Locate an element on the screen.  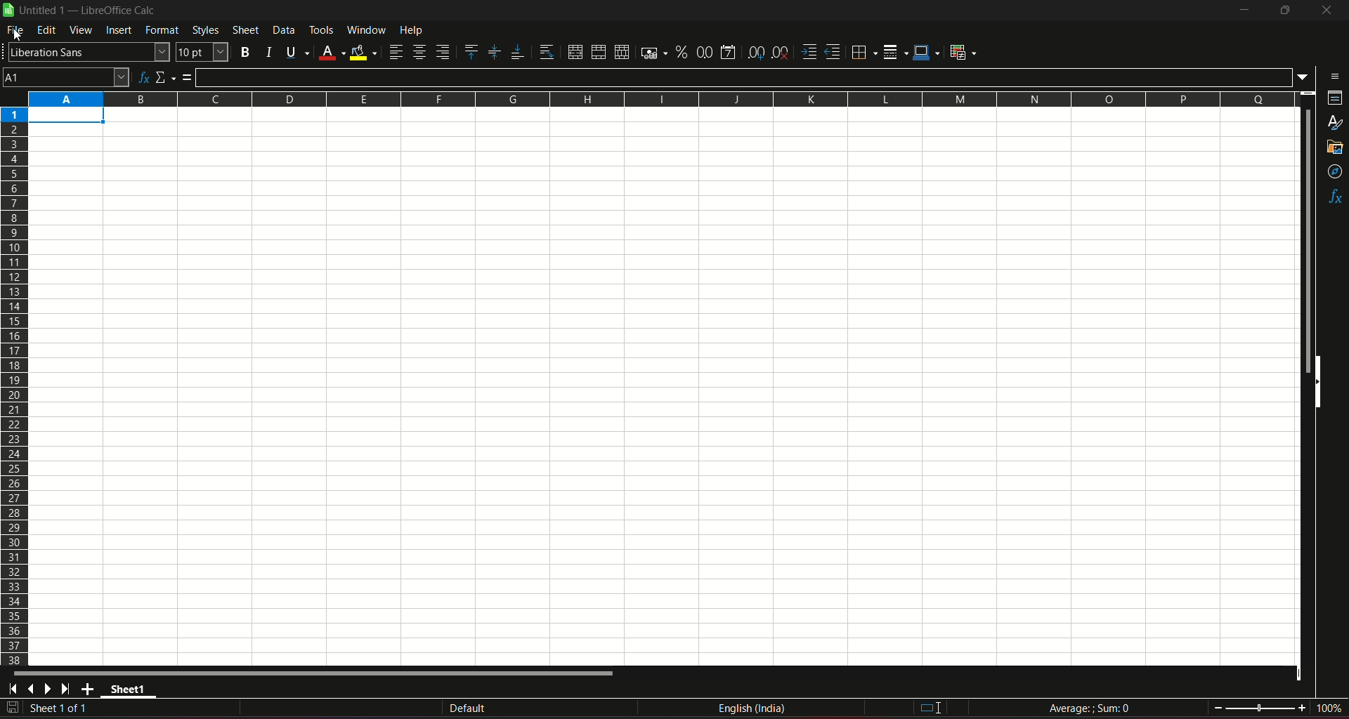
Format is located at coordinates (162, 32).